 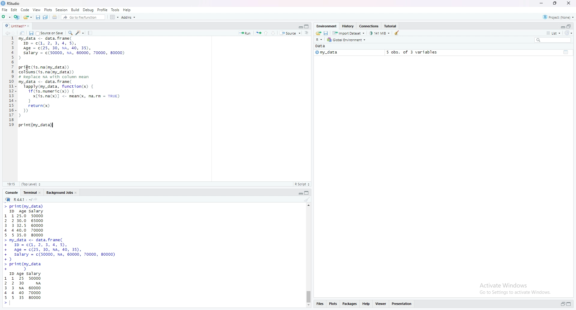 What do you see at coordinates (80, 32) in the screenshot?
I see `code tools` at bounding box center [80, 32].